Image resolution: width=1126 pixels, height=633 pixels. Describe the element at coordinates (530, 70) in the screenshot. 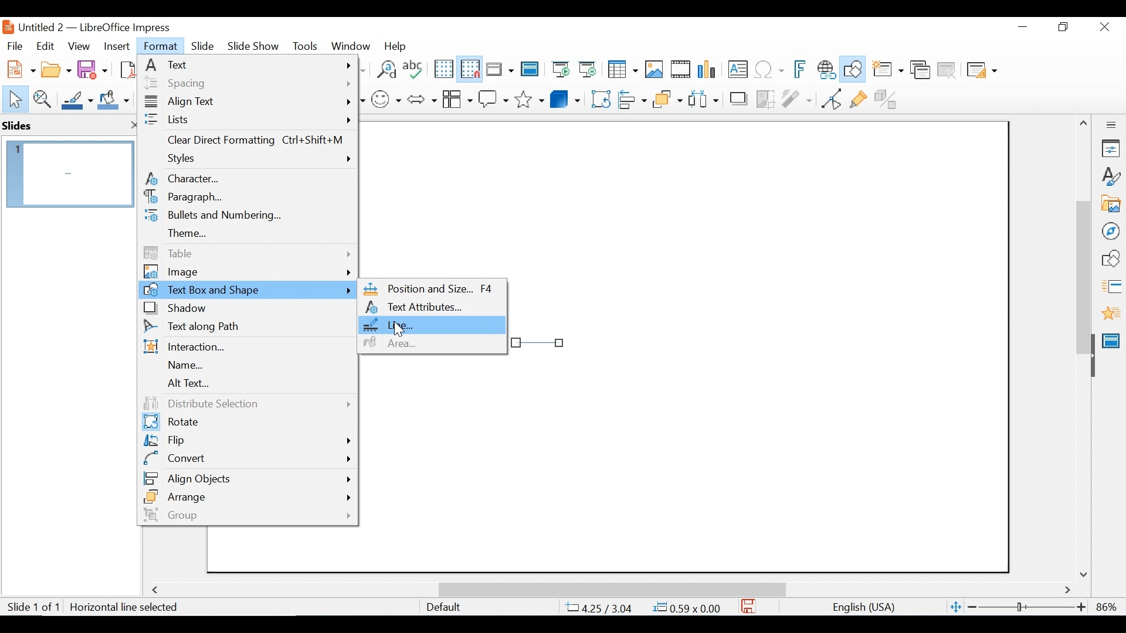

I see `Master Slides` at that location.